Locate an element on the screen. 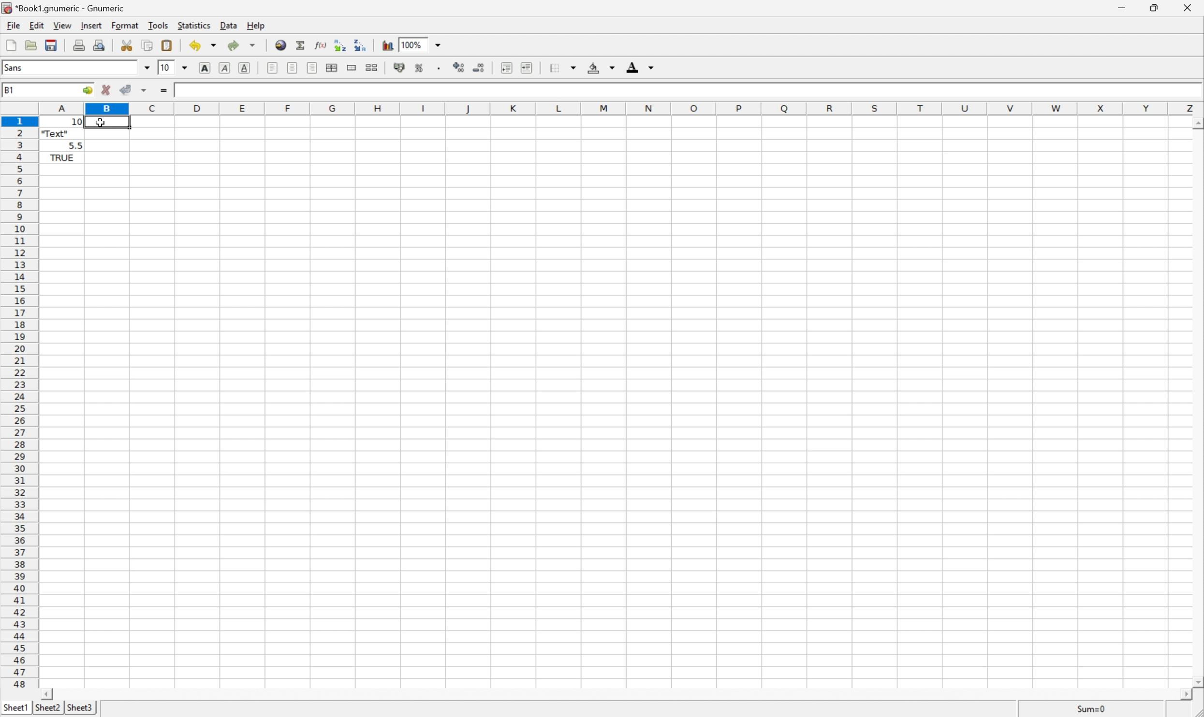  Decrease number of decimals displayed is located at coordinates (480, 68).